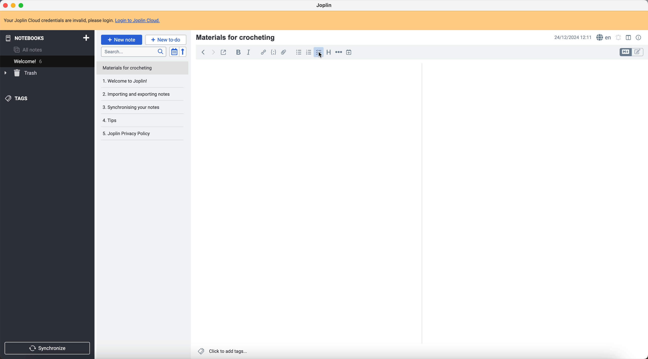  I want to click on foward, so click(213, 53).